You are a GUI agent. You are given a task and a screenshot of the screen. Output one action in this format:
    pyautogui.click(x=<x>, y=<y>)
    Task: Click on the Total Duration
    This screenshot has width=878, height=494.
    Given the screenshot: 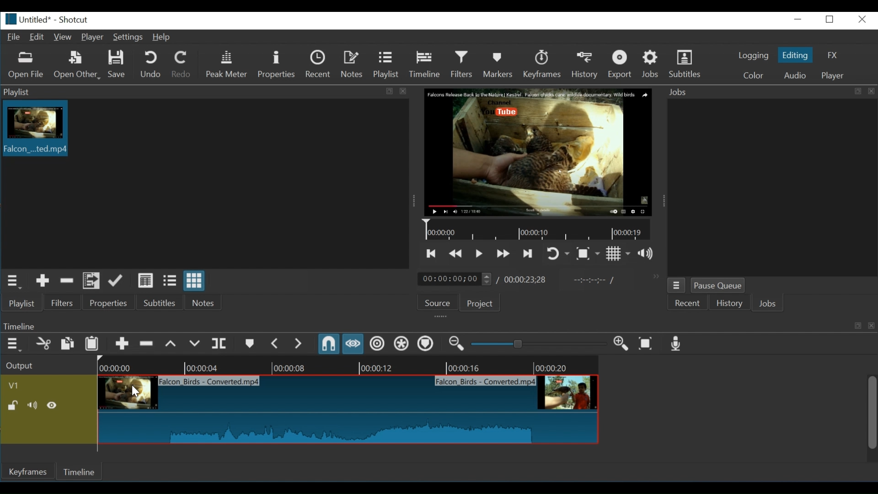 What is the action you would take?
    pyautogui.click(x=525, y=280)
    